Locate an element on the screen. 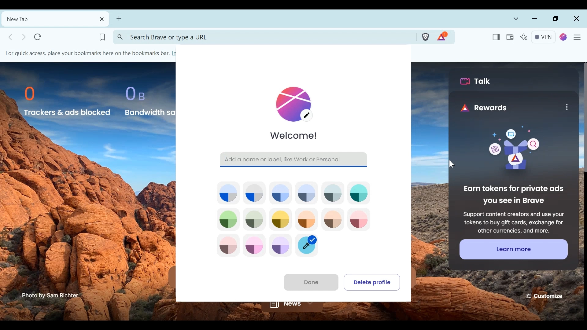 The width and height of the screenshot is (587, 330). Tokens is located at coordinates (443, 36).